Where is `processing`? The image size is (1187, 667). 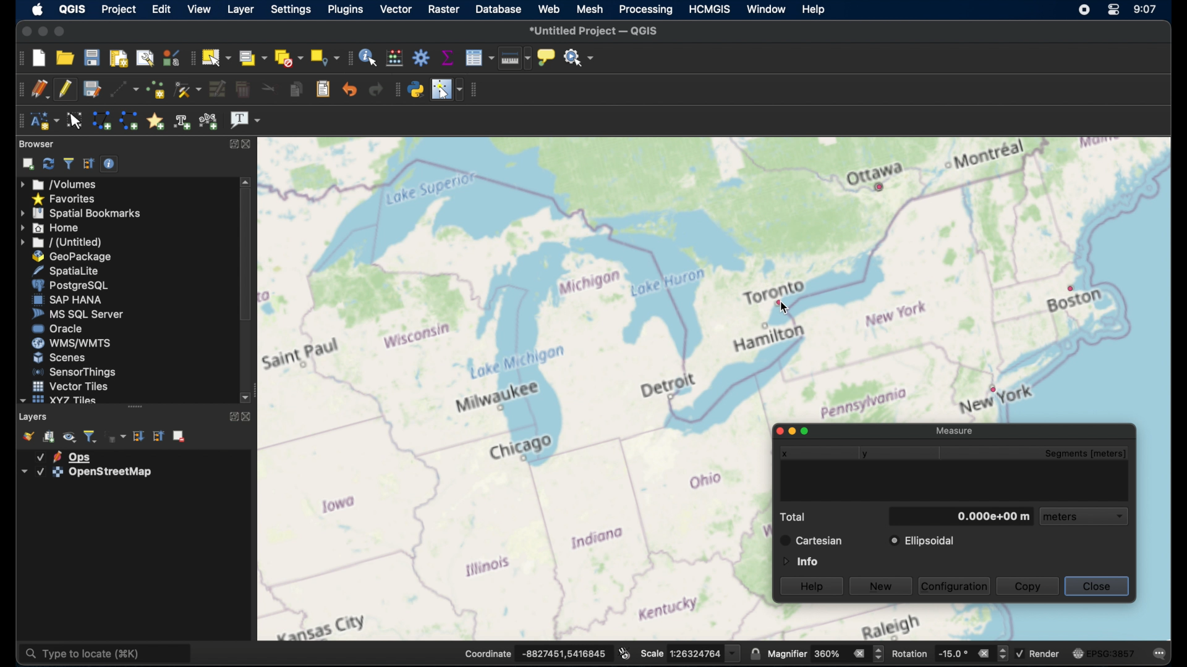 processing is located at coordinates (646, 10).